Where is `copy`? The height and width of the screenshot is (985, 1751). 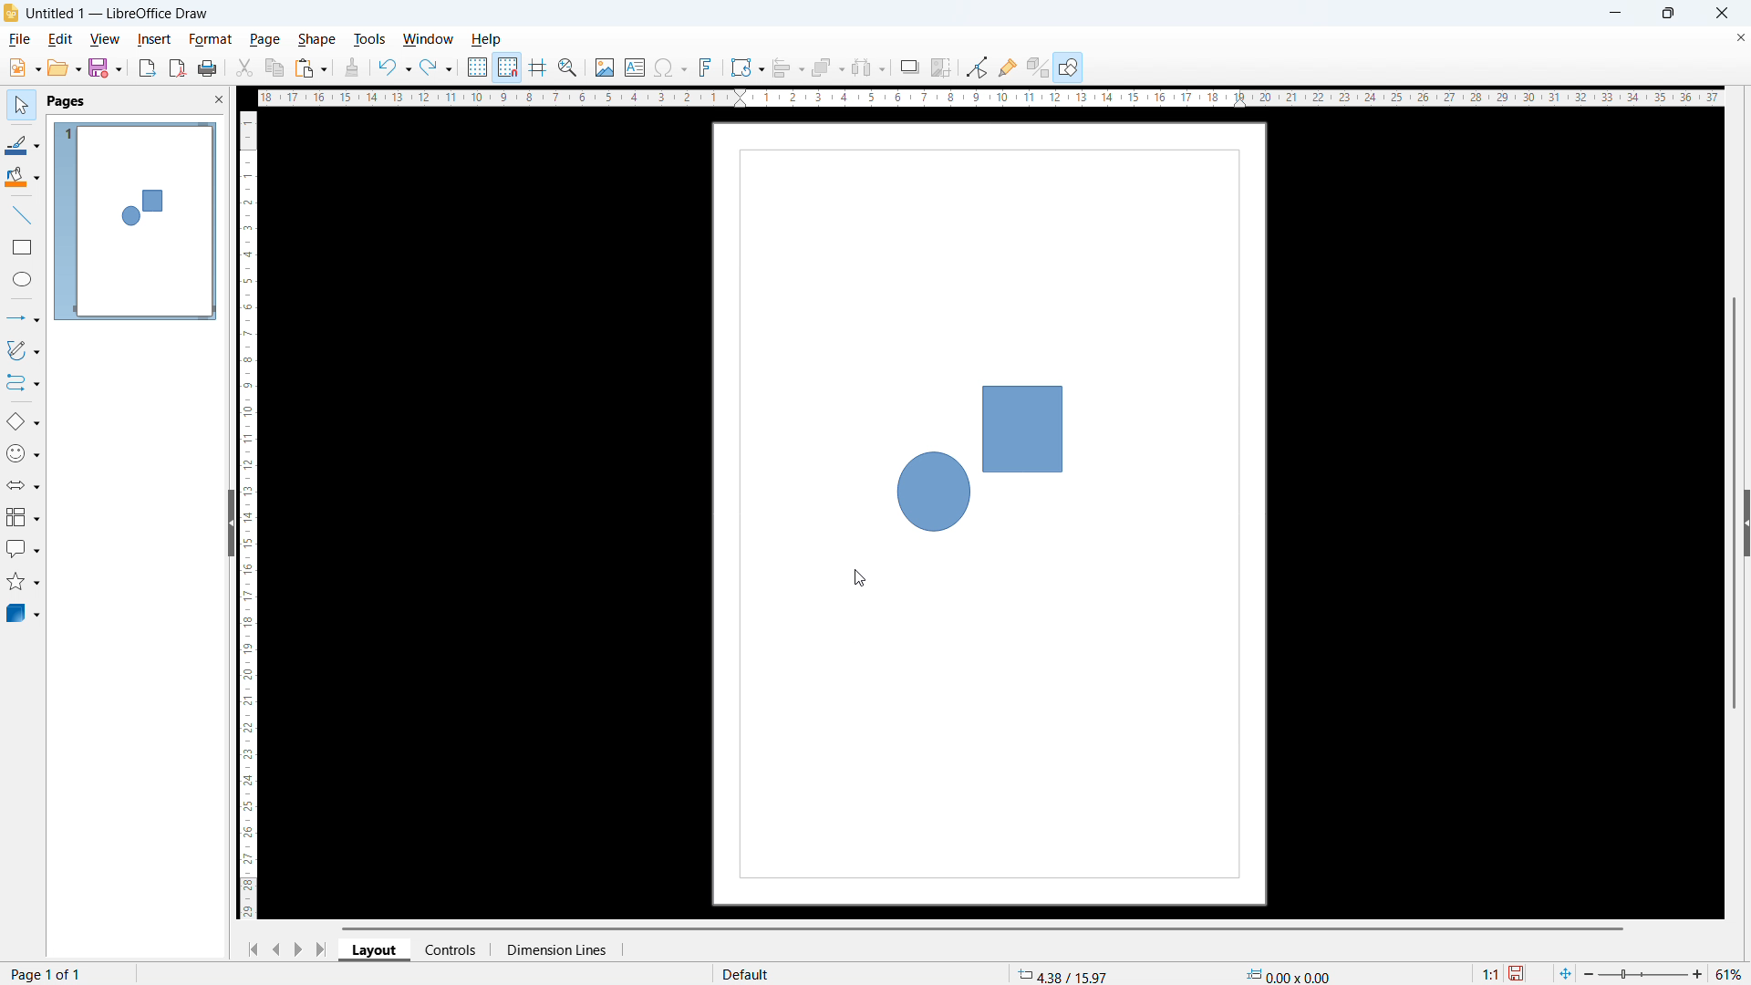
copy is located at coordinates (275, 67).